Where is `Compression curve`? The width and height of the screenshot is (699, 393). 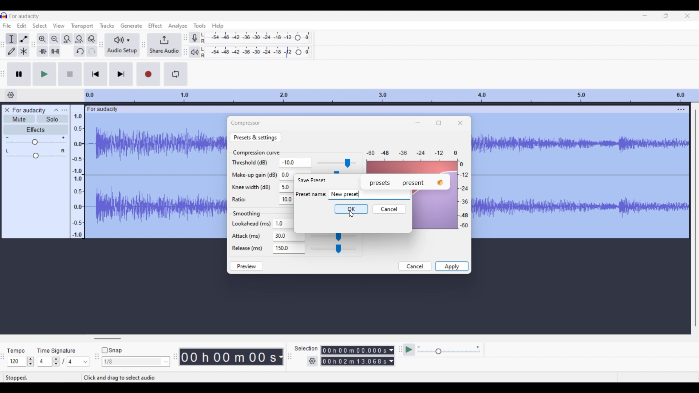
Compression curve is located at coordinates (257, 152).